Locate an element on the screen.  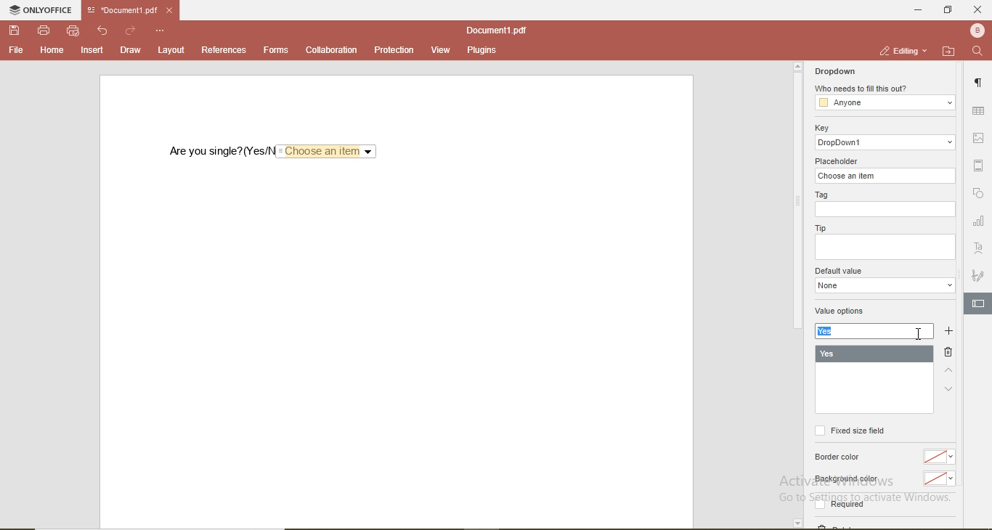
layout is located at coordinates (169, 50).